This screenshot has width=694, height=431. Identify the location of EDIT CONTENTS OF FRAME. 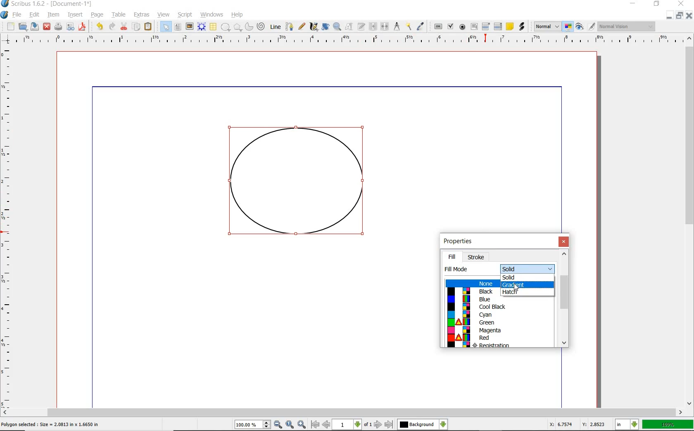
(349, 26).